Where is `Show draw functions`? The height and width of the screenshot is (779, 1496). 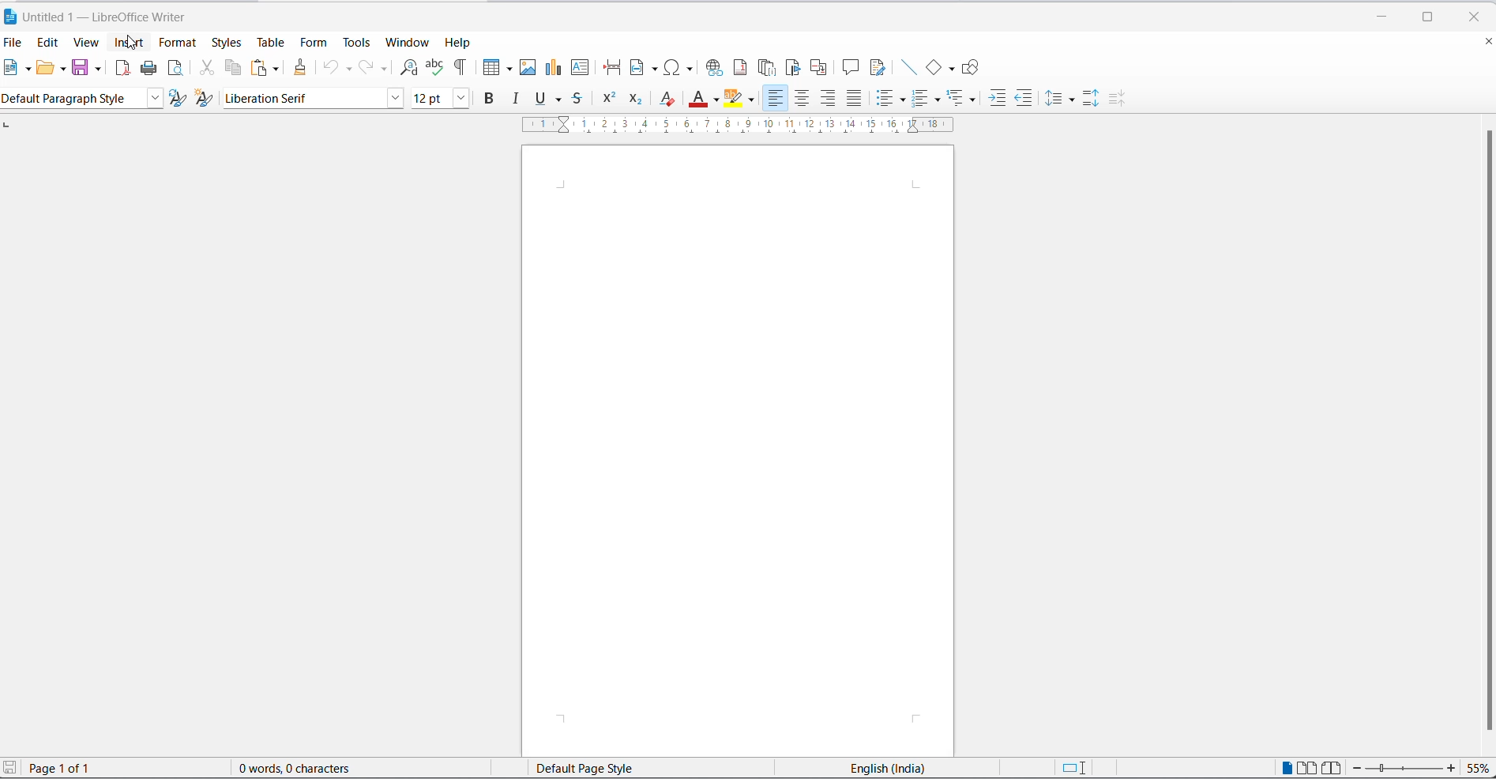 Show draw functions is located at coordinates (973, 68).